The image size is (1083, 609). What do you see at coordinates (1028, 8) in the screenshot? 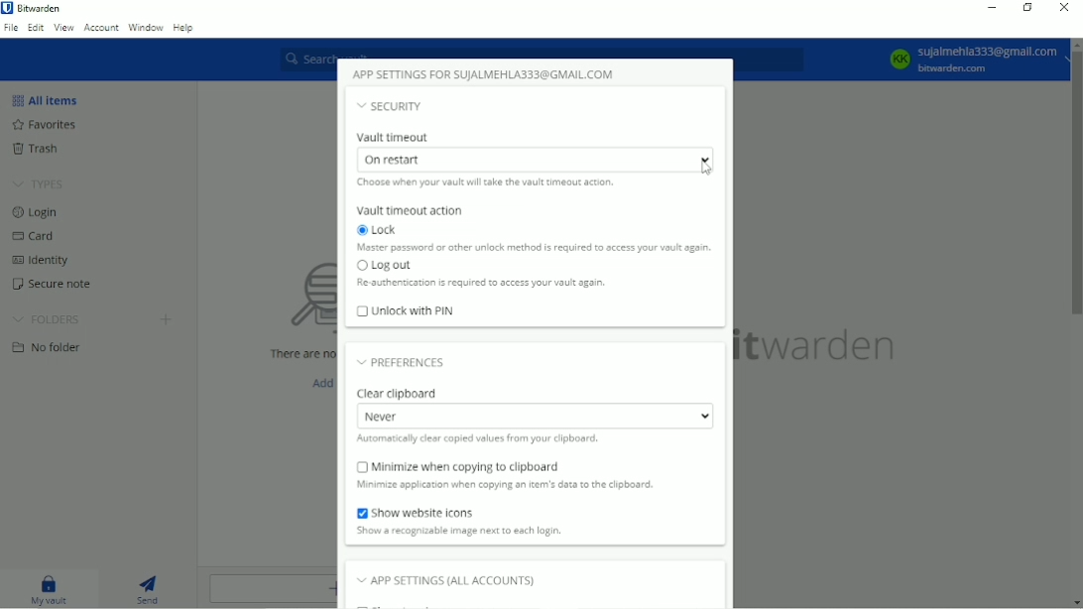
I see `Resize` at bounding box center [1028, 8].